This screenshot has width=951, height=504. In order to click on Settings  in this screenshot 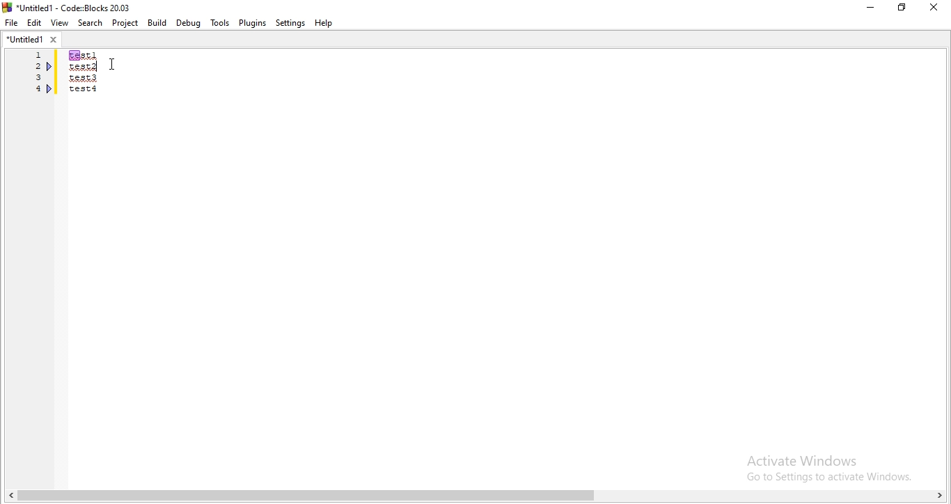, I will do `click(290, 24)`.